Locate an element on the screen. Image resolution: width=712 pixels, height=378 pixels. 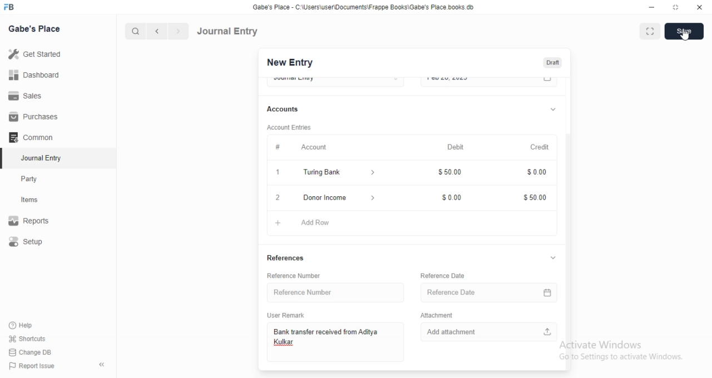
Reports is located at coordinates (36, 222).